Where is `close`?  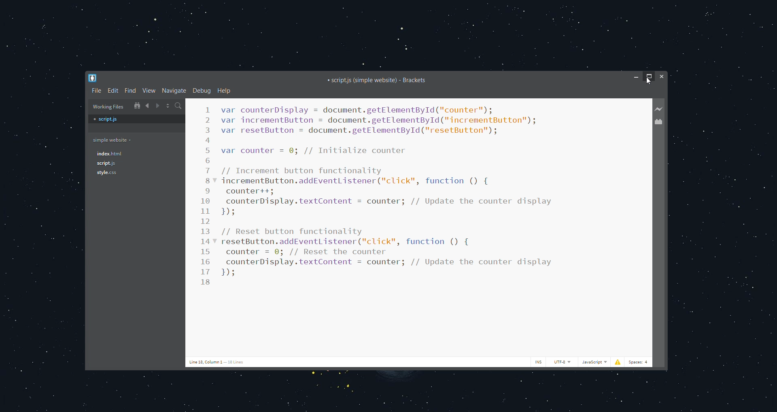 close is located at coordinates (662, 76).